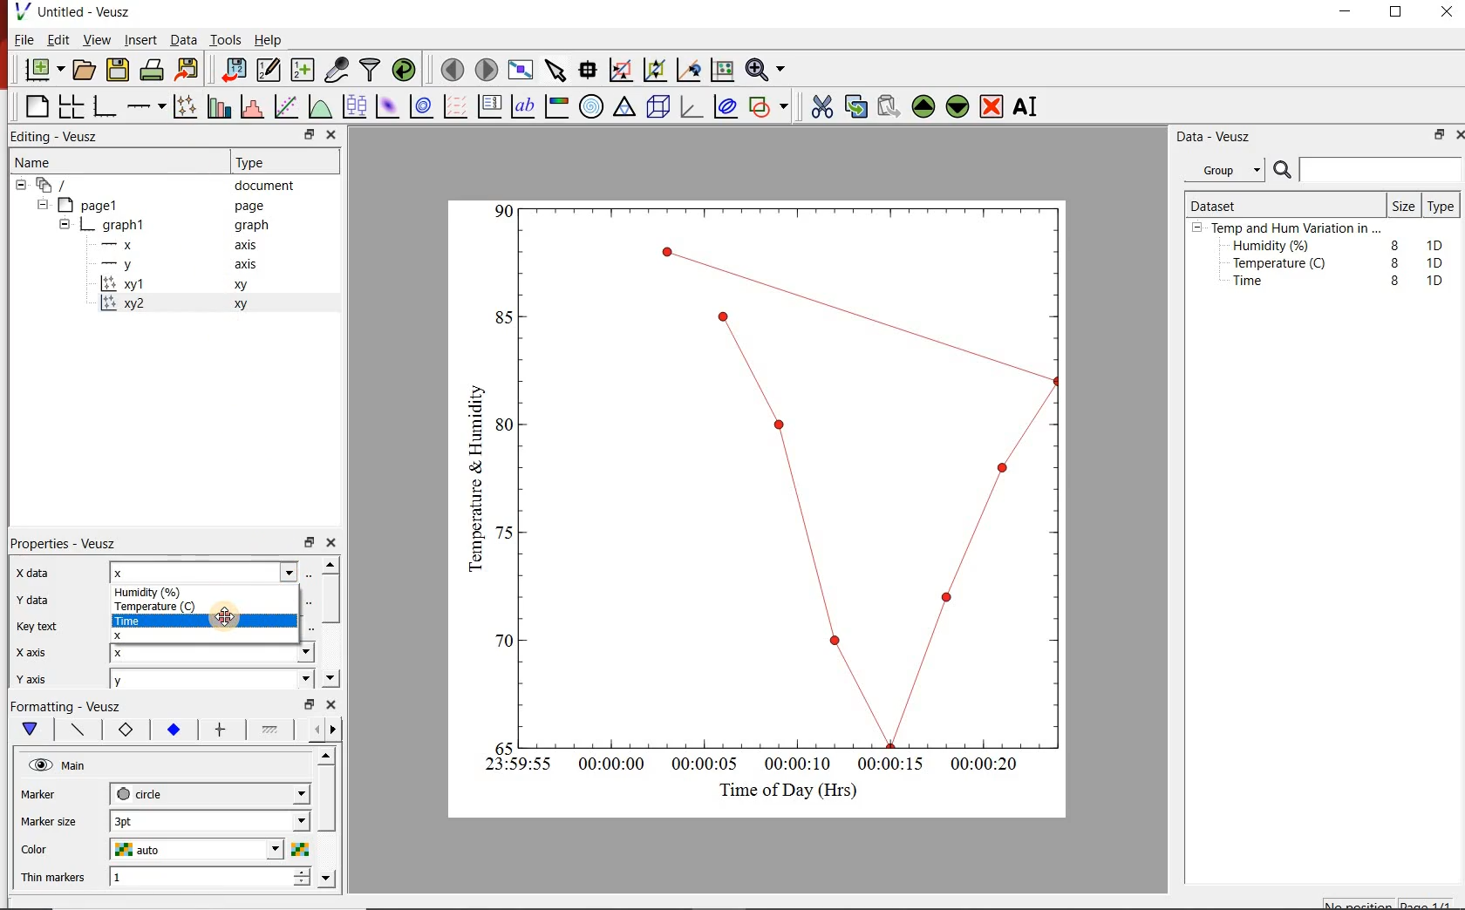  What do you see at coordinates (891, 762) in the screenshot?
I see `00:00:15` at bounding box center [891, 762].